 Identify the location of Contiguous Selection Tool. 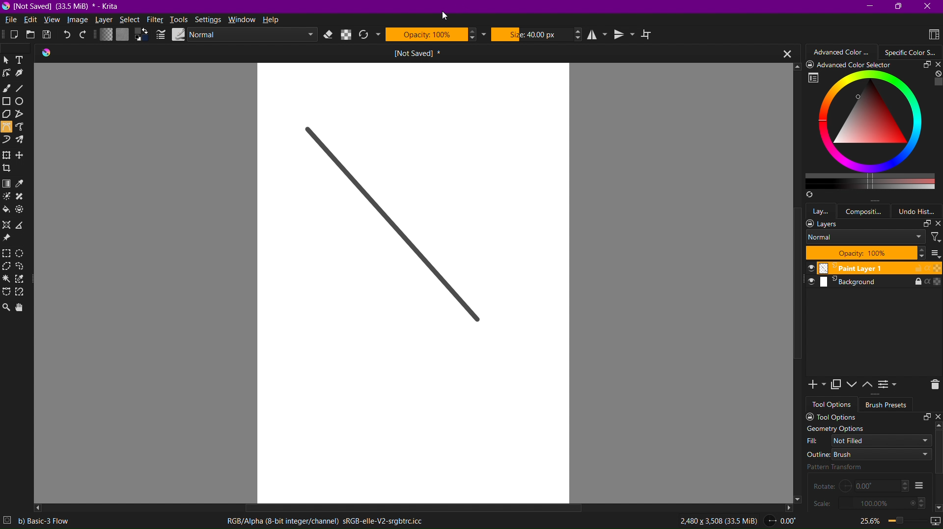
(7, 281).